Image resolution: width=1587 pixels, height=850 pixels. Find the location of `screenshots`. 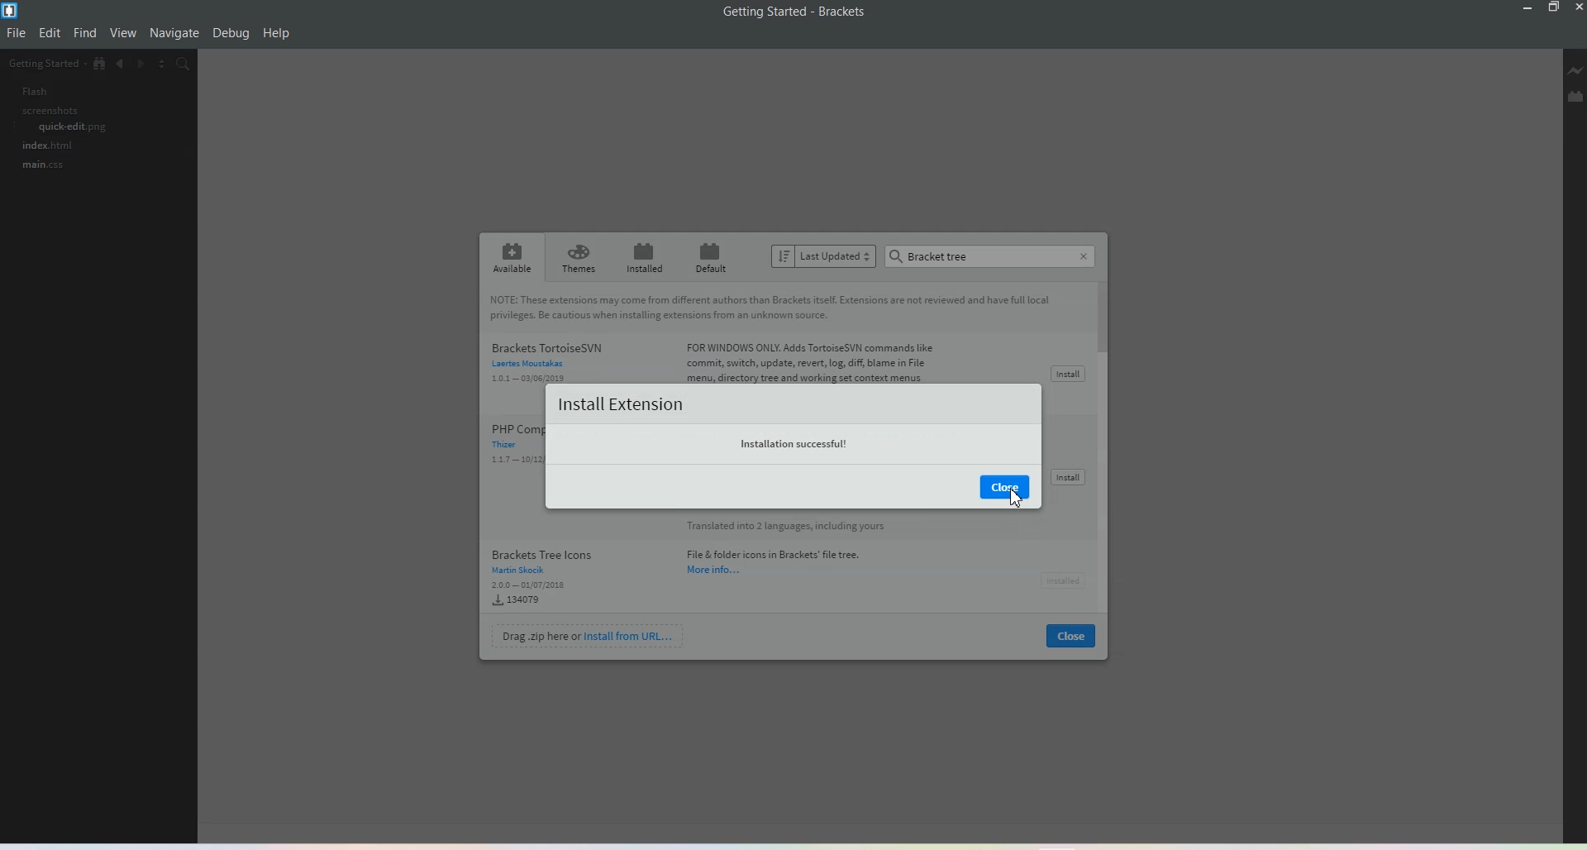

screenshots is located at coordinates (40, 111).